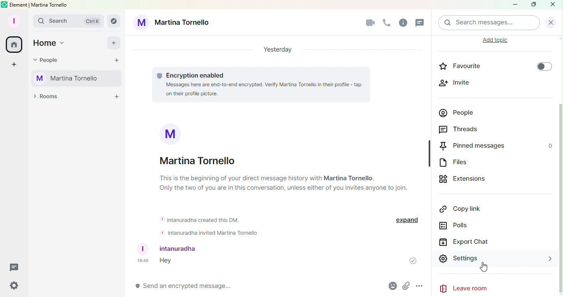 The height and width of the screenshot is (297, 563). What do you see at coordinates (392, 286) in the screenshot?
I see `Emoji` at bounding box center [392, 286].